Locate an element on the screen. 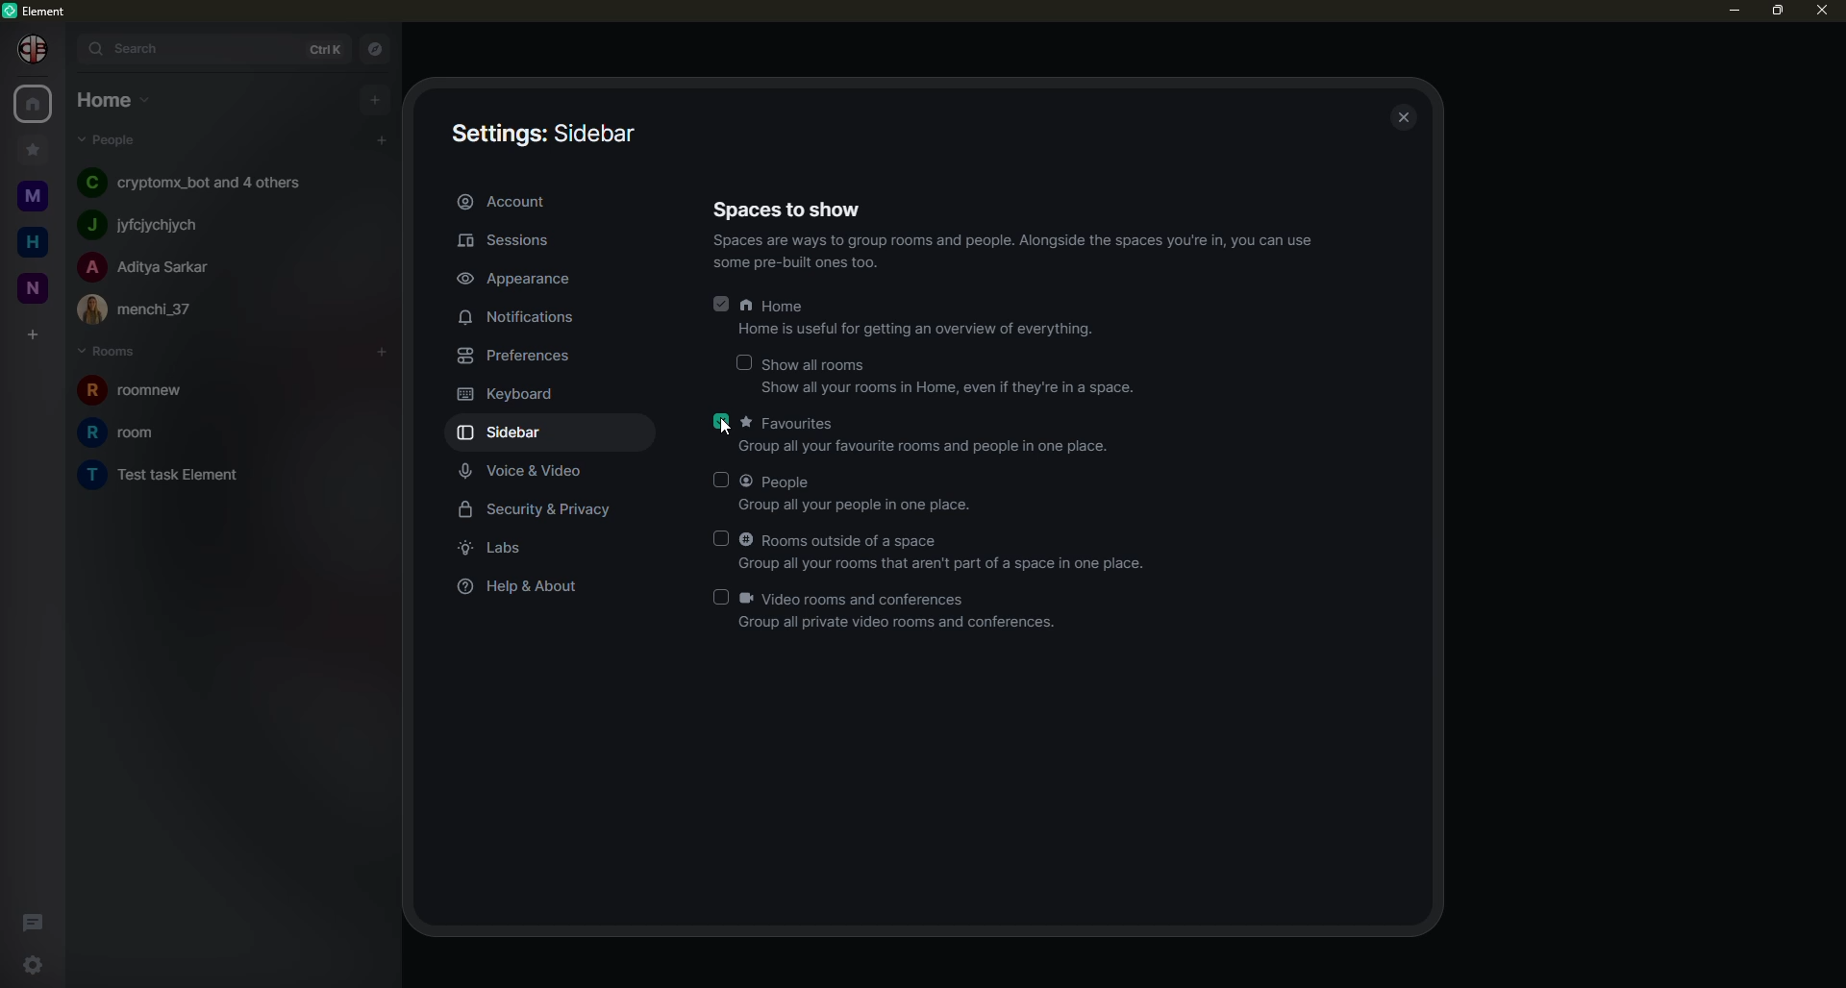  enabled is located at coordinates (718, 421).